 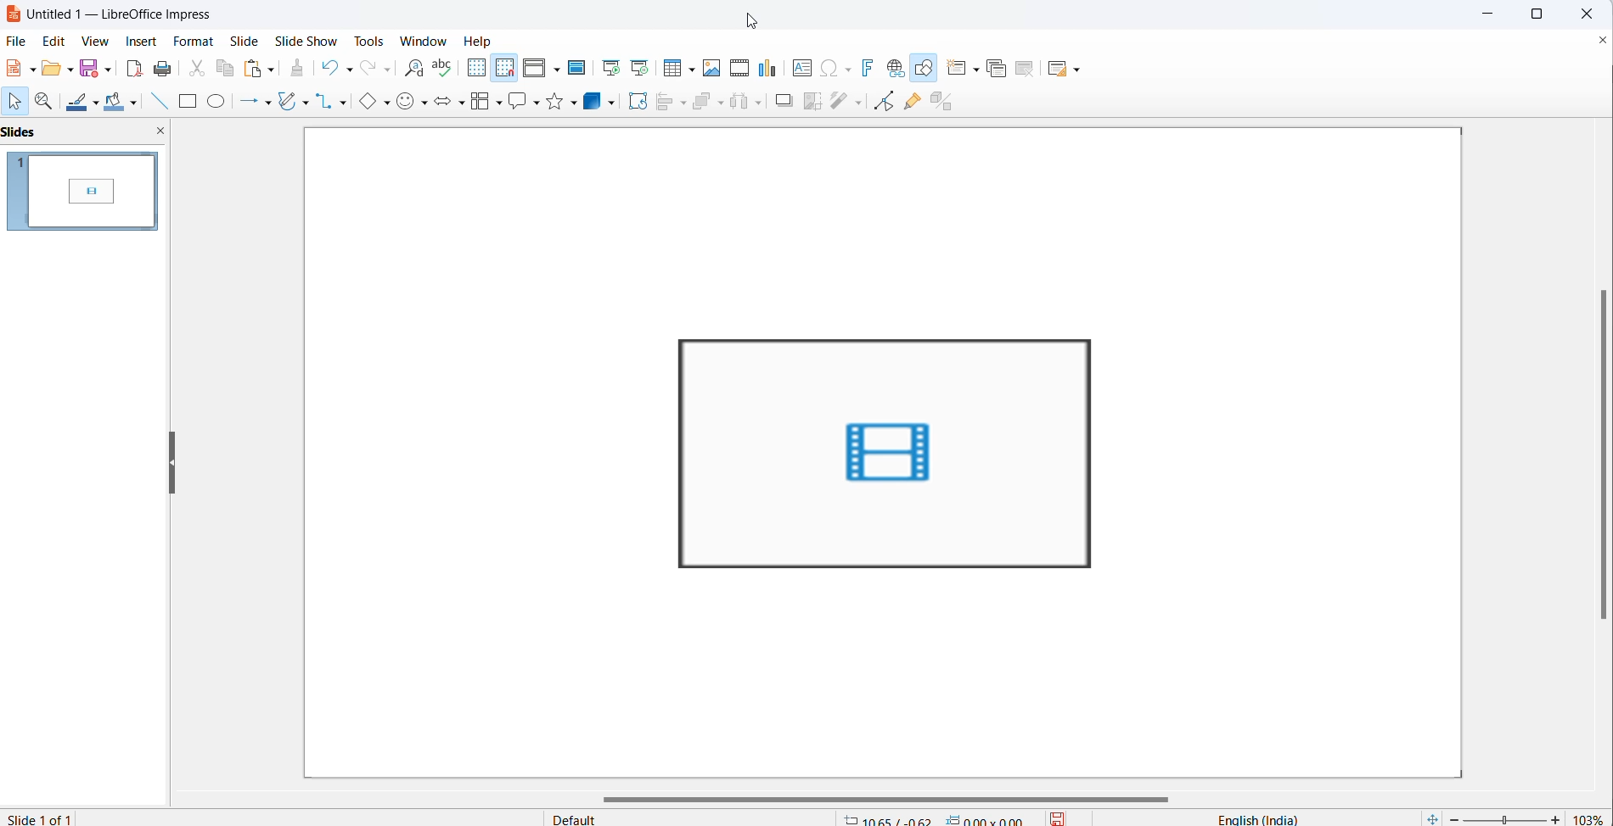 I want to click on cursor and selection coordinates, so click(x=937, y=816).